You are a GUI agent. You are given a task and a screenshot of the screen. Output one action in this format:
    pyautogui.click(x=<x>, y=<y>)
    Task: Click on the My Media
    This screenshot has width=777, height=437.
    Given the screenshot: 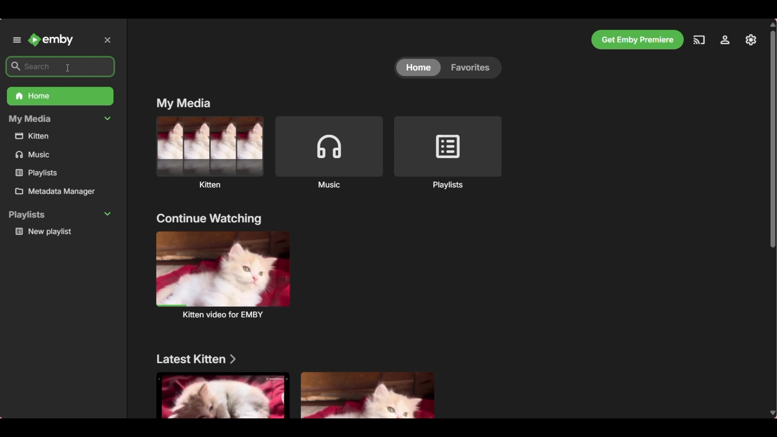 What is the action you would take?
    pyautogui.click(x=59, y=119)
    